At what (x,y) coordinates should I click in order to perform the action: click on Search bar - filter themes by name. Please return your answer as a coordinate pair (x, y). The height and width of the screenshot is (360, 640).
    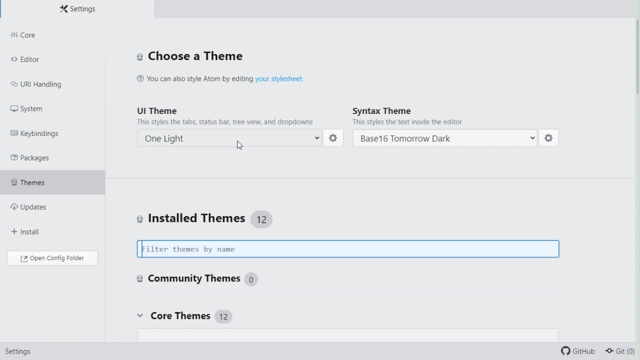
    Looking at the image, I should click on (351, 249).